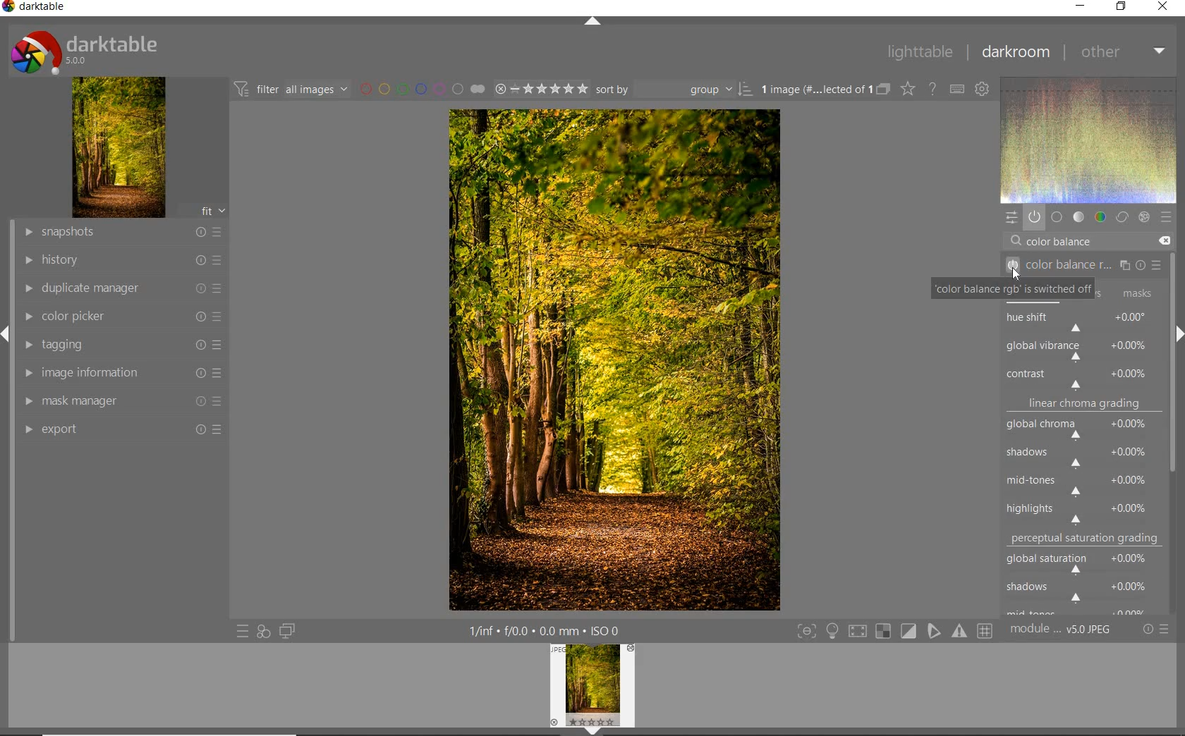  I want to click on quick access for applying any style, so click(264, 632).